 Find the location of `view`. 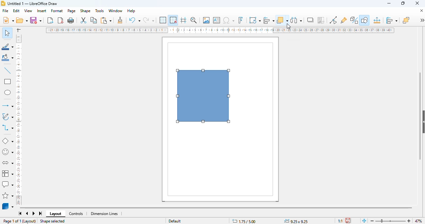

view is located at coordinates (29, 11).